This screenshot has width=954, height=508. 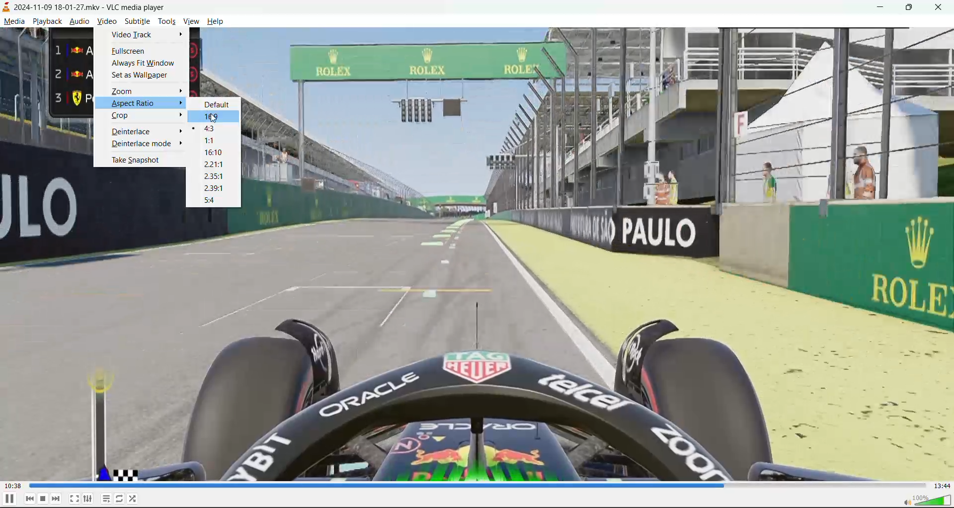 I want to click on crop, so click(x=122, y=116).